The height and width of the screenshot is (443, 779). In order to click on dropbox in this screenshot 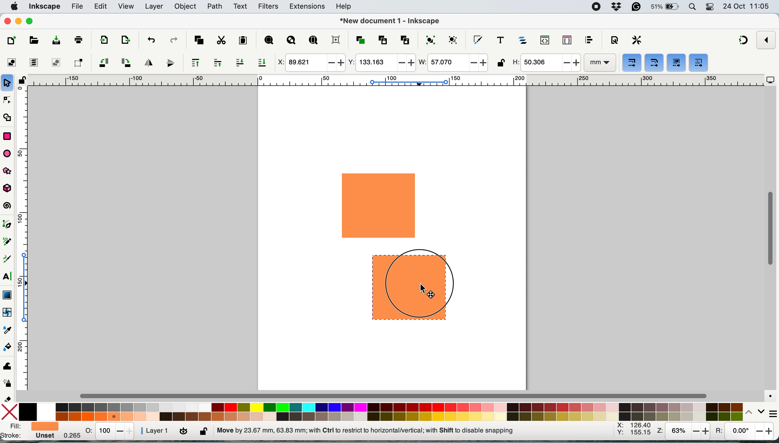, I will do `click(618, 7)`.